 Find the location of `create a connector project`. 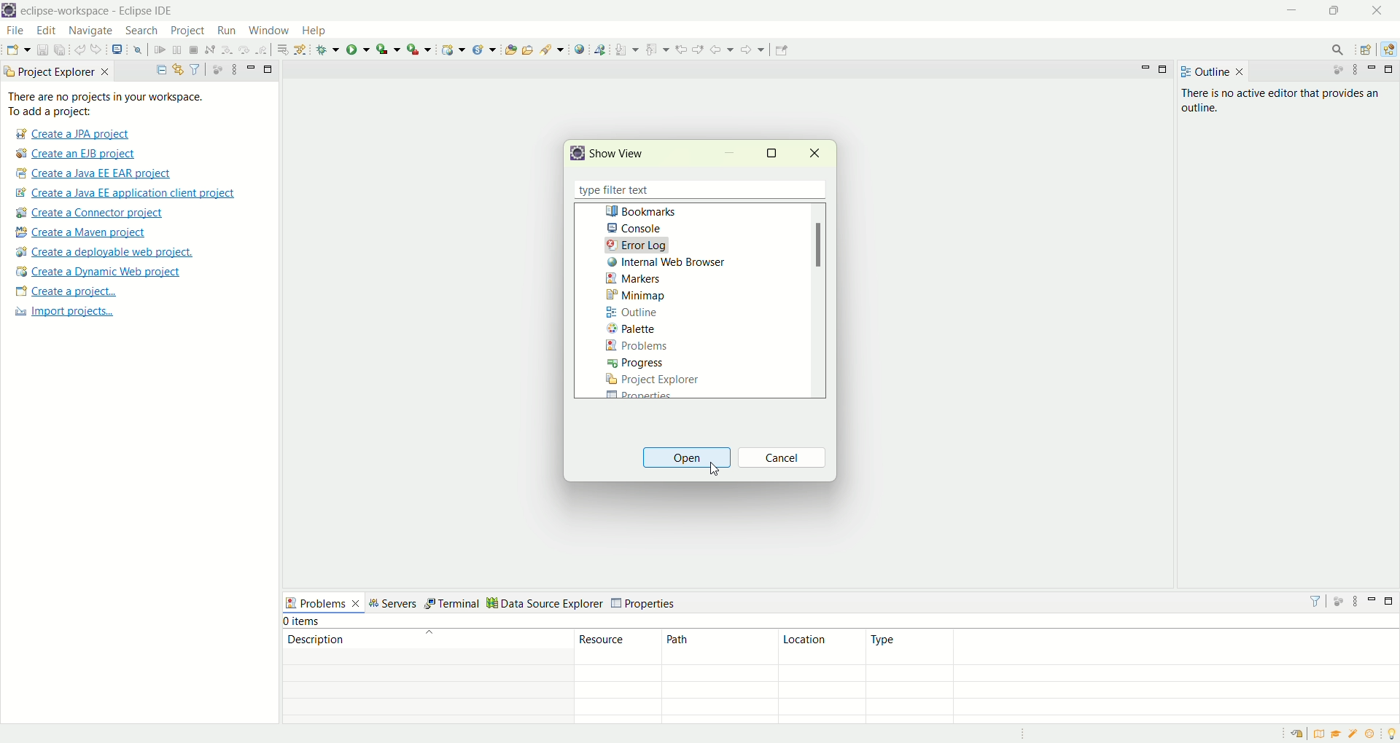

create a connector project is located at coordinates (91, 213).